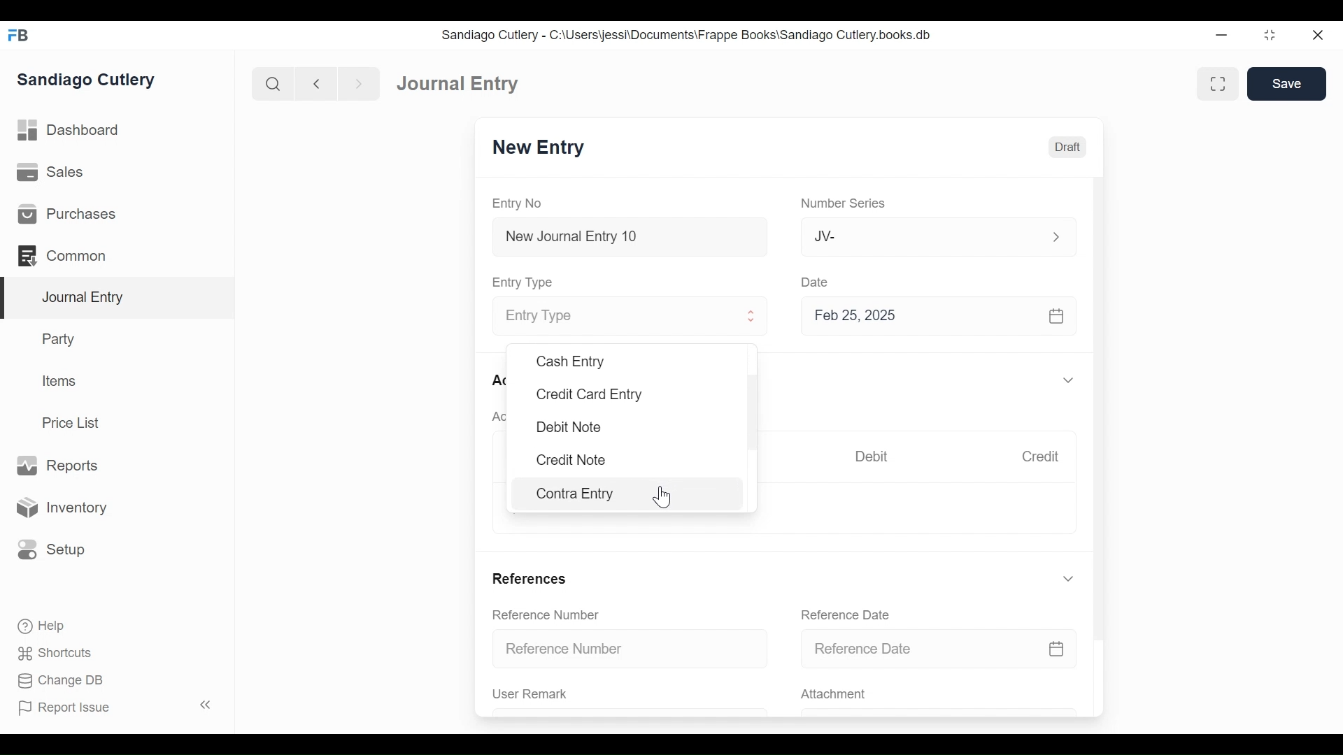 The height and width of the screenshot is (755, 1343). I want to click on Date, so click(817, 282).